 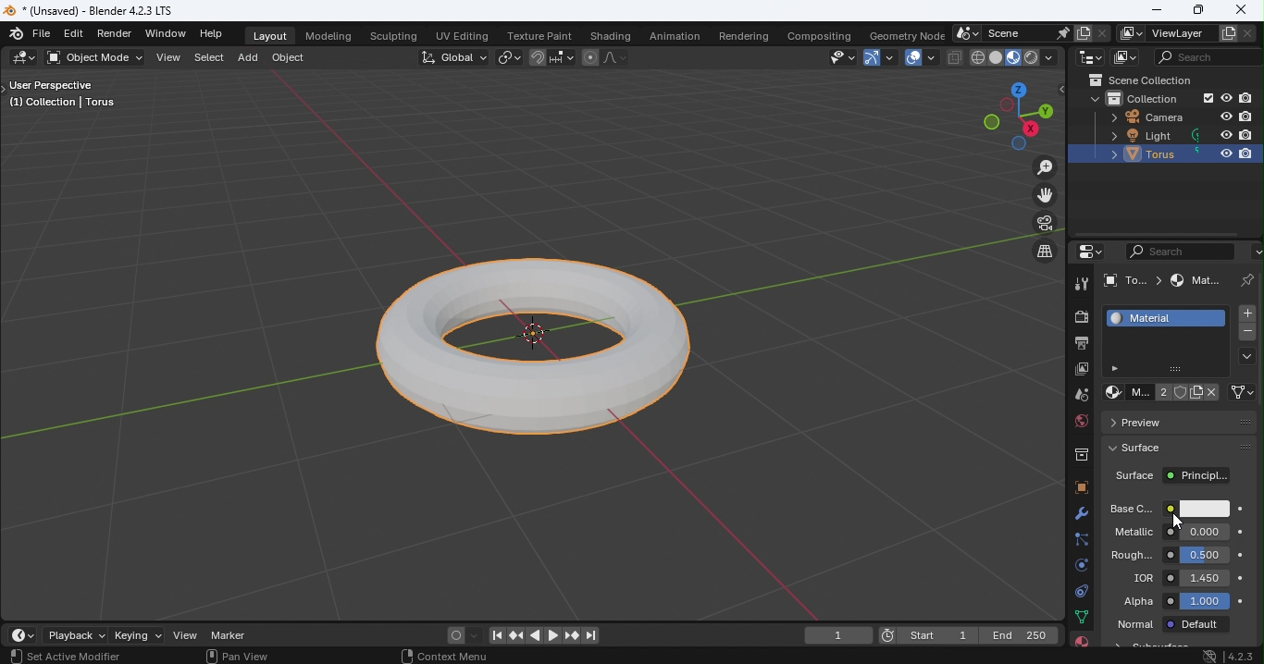 What do you see at coordinates (42, 33) in the screenshot?
I see `File` at bounding box center [42, 33].